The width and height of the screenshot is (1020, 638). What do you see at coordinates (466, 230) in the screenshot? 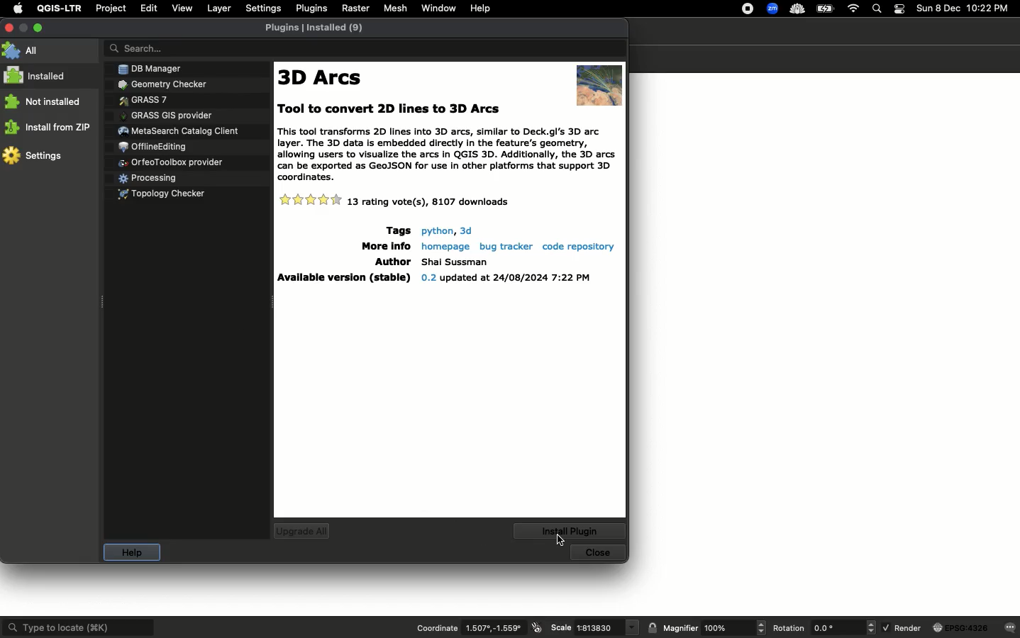
I see `` at bounding box center [466, 230].